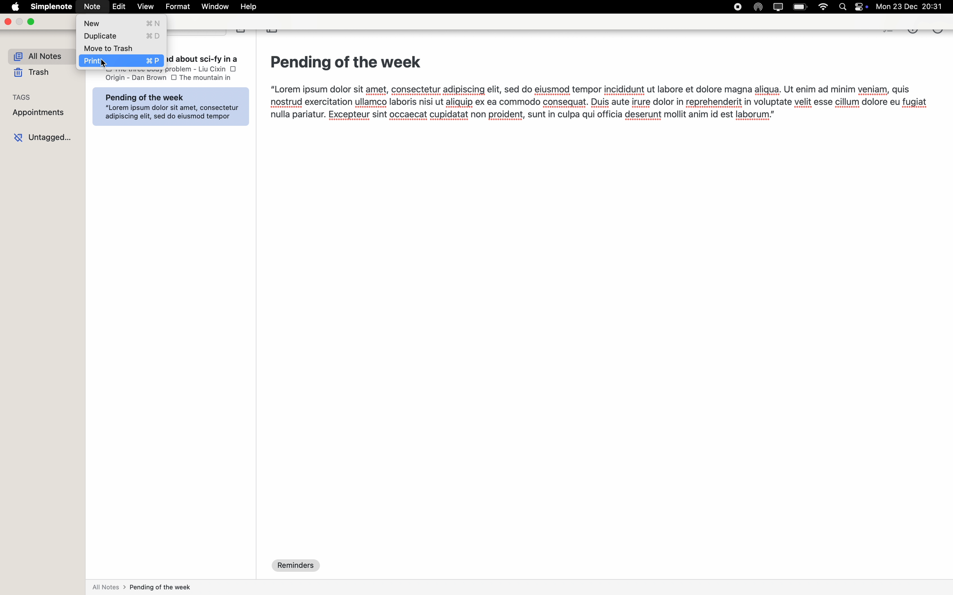 Image resolution: width=953 pixels, height=595 pixels. Describe the element at coordinates (823, 7) in the screenshot. I see `wifi` at that location.